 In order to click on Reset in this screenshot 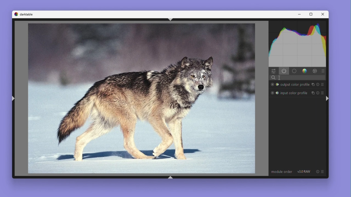, I will do `click(317, 172)`.